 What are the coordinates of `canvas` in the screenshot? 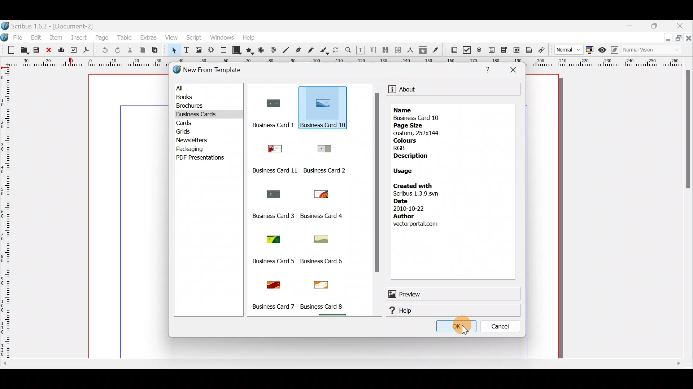 It's located at (544, 216).